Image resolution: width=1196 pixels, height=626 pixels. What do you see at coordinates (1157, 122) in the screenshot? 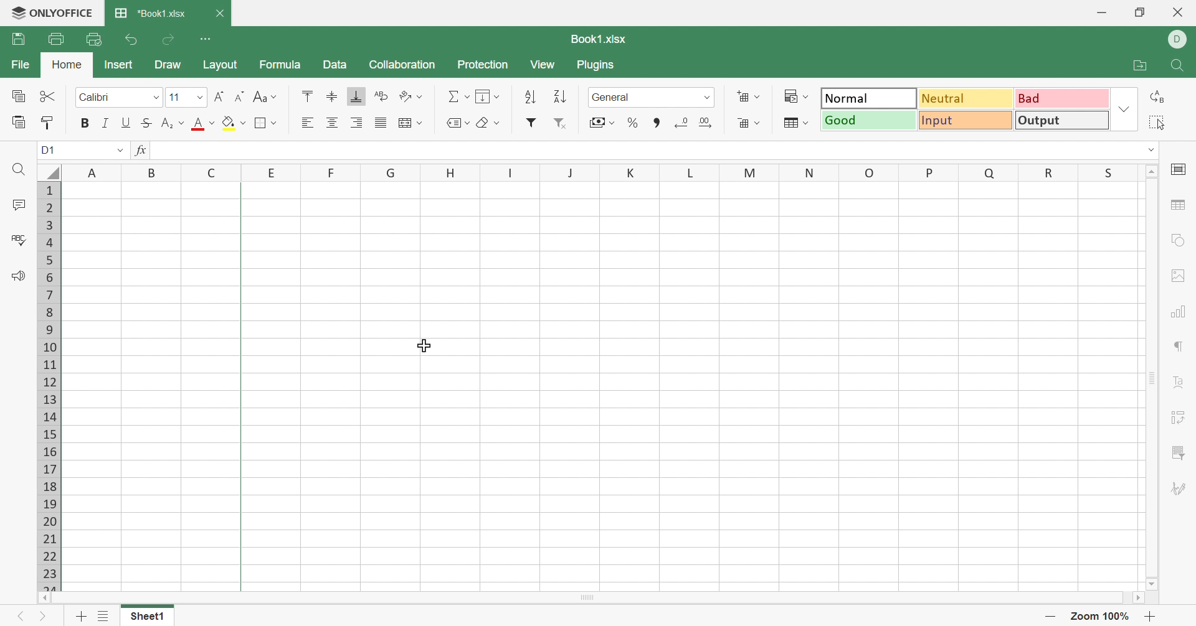
I see `Select all` at bounding box center [1157, 122].